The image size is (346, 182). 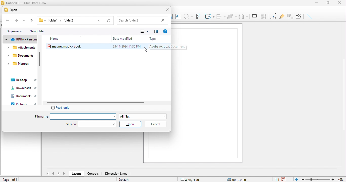 I want to click on adobe acrobat document, so click(x=166, y=47).